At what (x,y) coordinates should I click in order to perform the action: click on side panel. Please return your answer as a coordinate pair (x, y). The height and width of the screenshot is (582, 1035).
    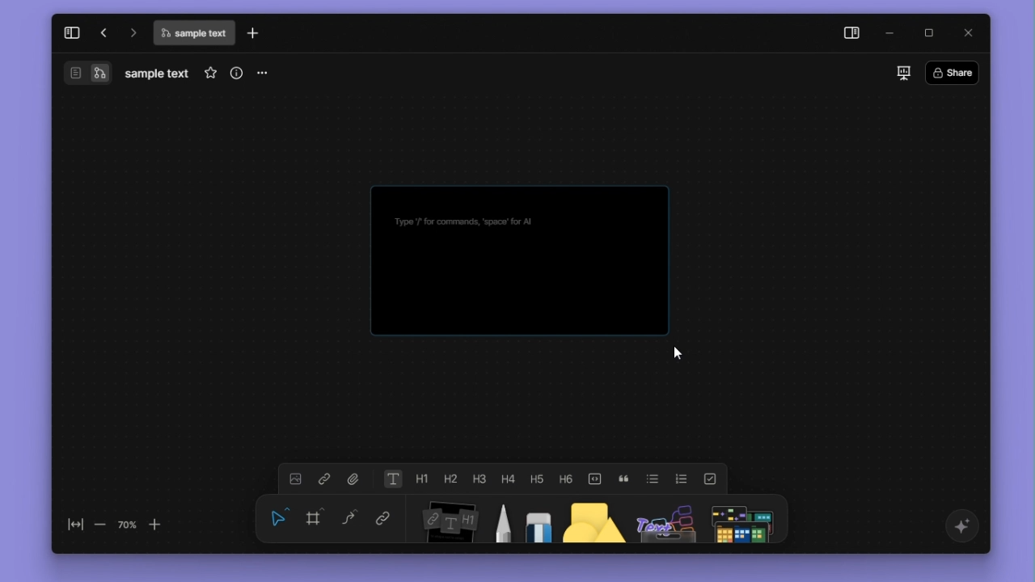
    Looking at the image, I should click on (849, 33).